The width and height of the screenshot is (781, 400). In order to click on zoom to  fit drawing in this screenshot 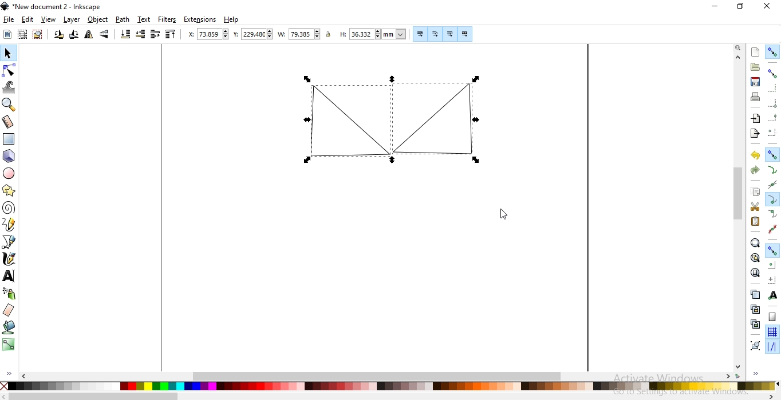, I will do `click(754, 258)`.